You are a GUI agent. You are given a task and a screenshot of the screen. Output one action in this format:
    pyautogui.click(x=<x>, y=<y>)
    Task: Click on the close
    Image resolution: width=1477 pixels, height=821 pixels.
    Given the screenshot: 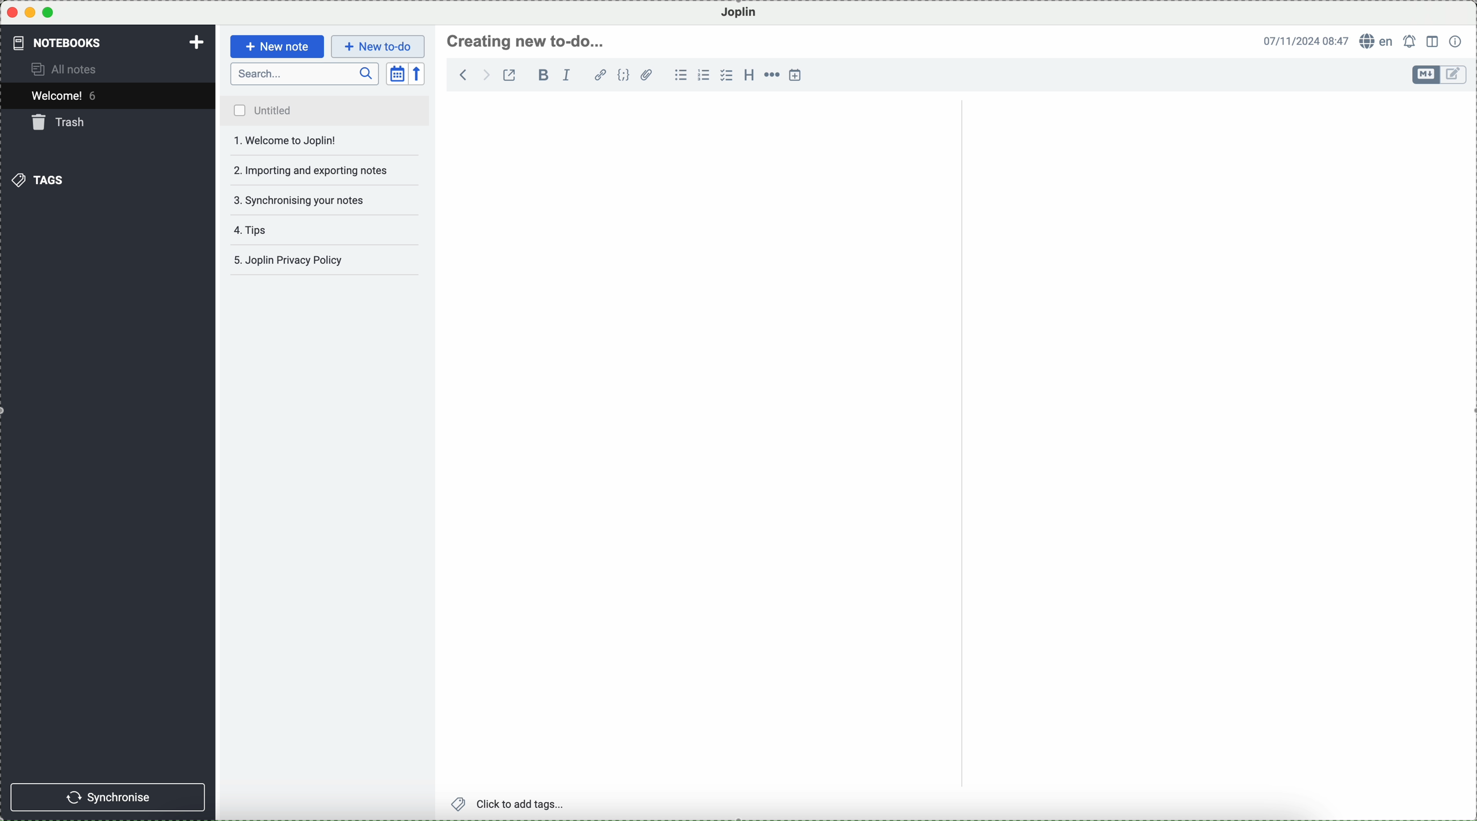 What is the action you would take?
    pyautogui.click(x=12, y=13)
    